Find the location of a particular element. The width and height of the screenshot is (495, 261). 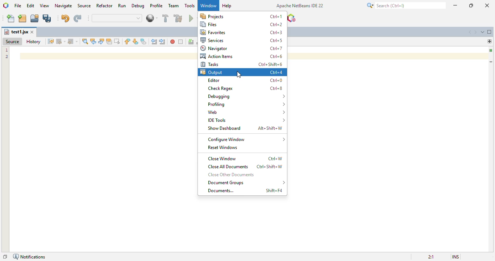

close window Ctrl + W is located at coordinates (246, 158).